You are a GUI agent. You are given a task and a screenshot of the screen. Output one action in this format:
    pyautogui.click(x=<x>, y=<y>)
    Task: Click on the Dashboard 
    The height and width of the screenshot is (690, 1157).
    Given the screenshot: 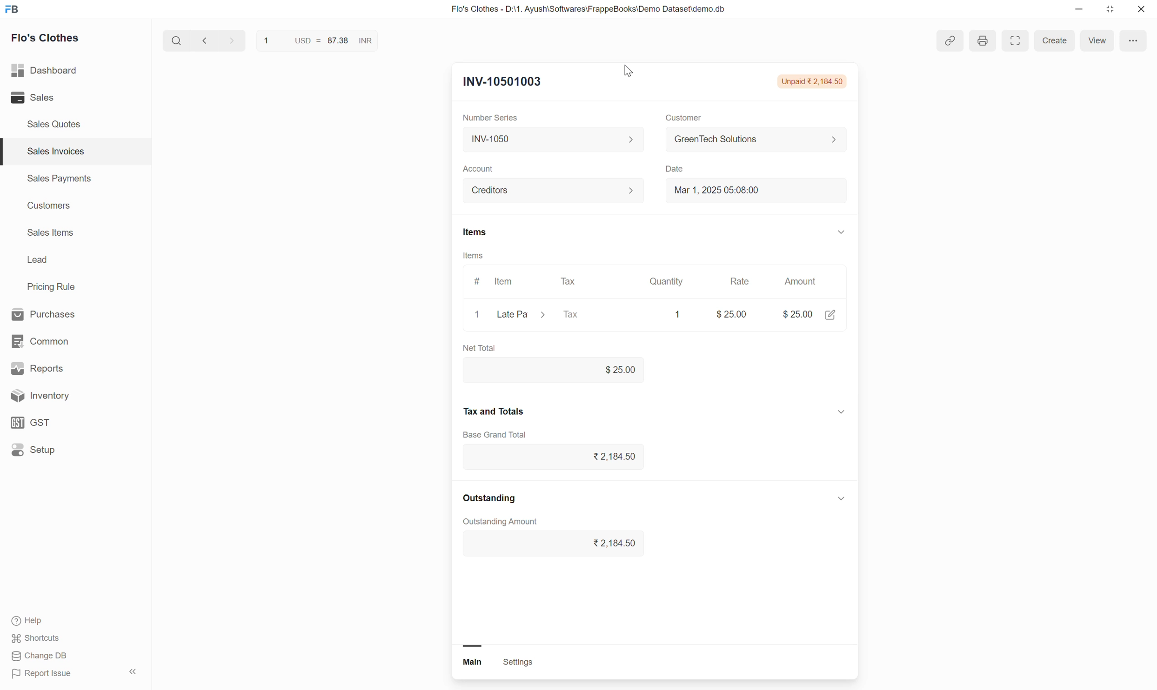 What is the action you would take?
    pyautogui.click(x=60, y=71)
    